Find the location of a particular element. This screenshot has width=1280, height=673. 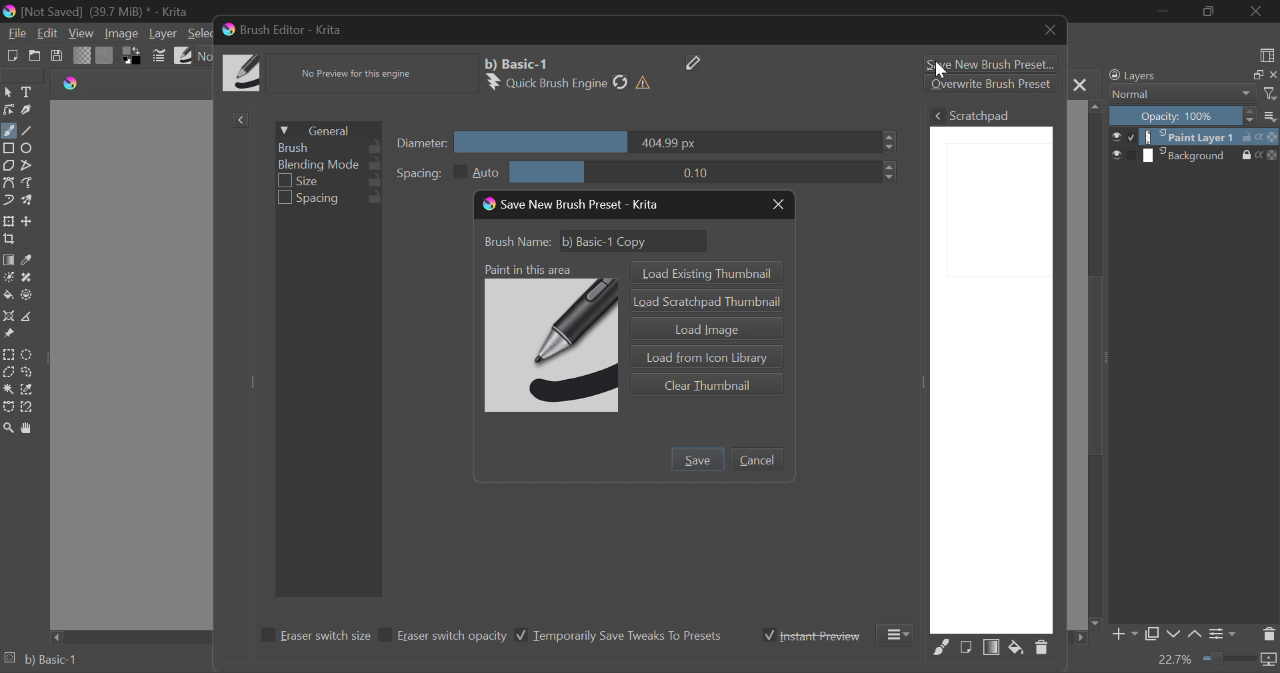

Fill Area with Selected Brush Preset is located at coordinates (941, 648).